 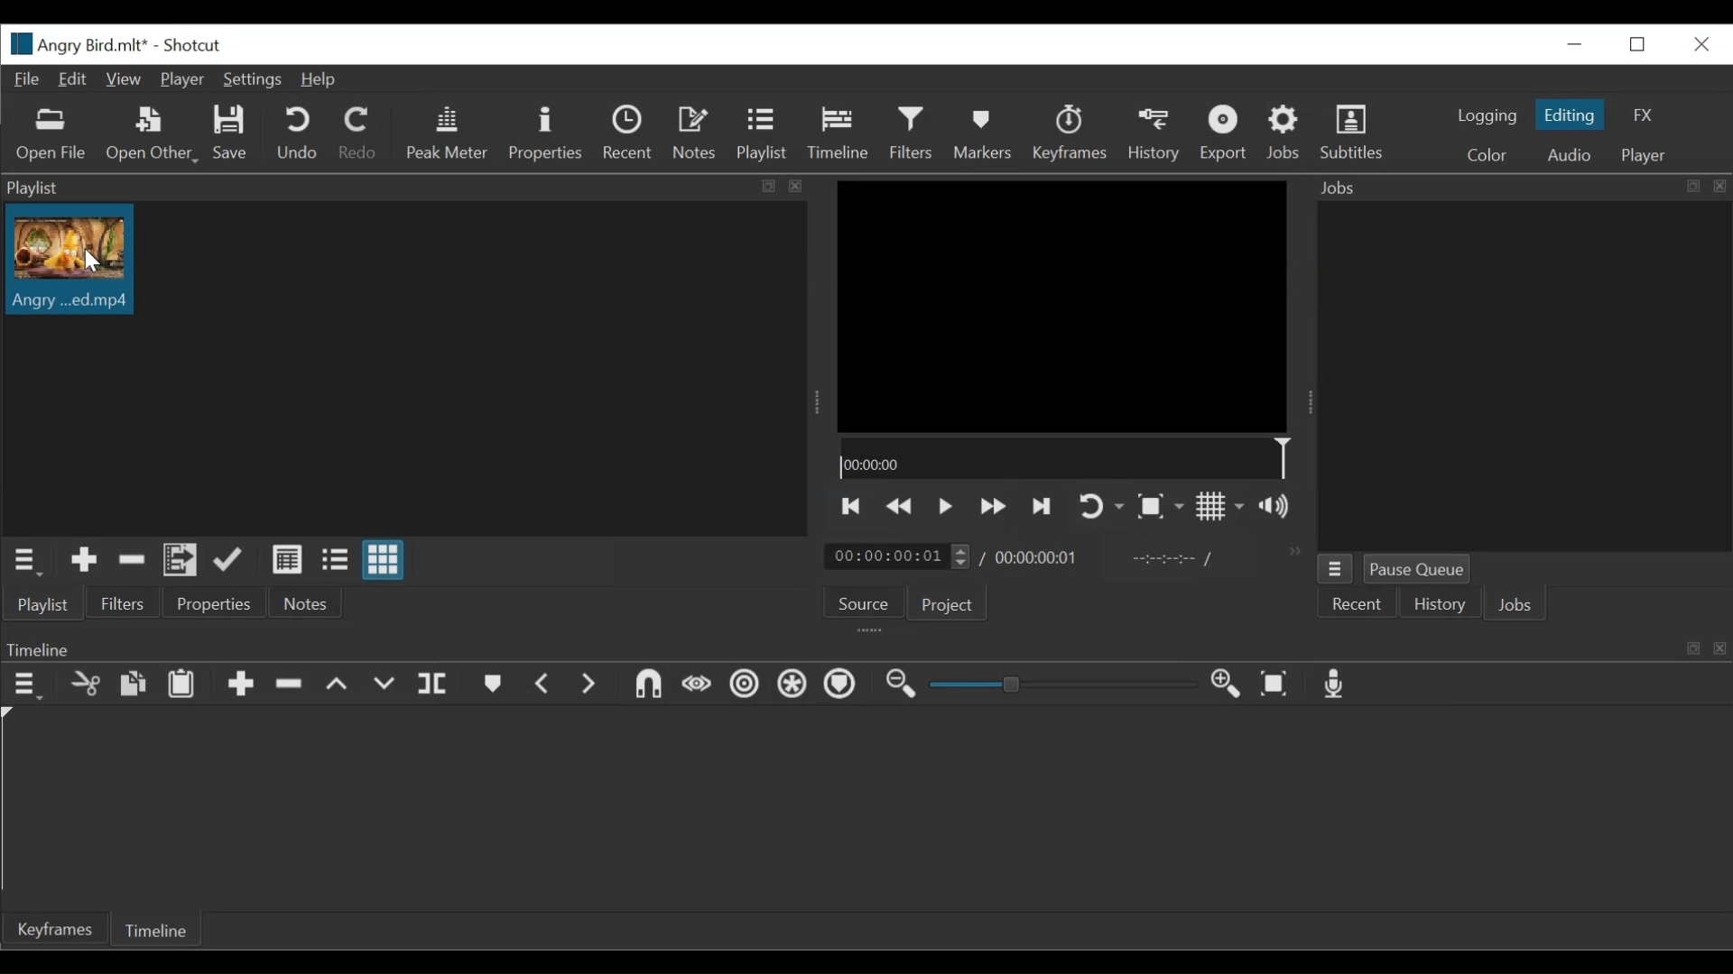 What do you see at coordinates (898, 555) in the screenshot?
I see `Current Duration` at bounding box center [898, 555].